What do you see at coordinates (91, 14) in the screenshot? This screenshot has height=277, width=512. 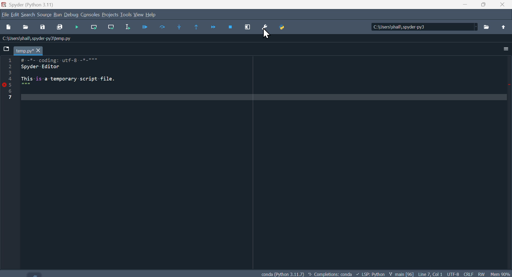 I see `Console` at bounding box center [91, 14].